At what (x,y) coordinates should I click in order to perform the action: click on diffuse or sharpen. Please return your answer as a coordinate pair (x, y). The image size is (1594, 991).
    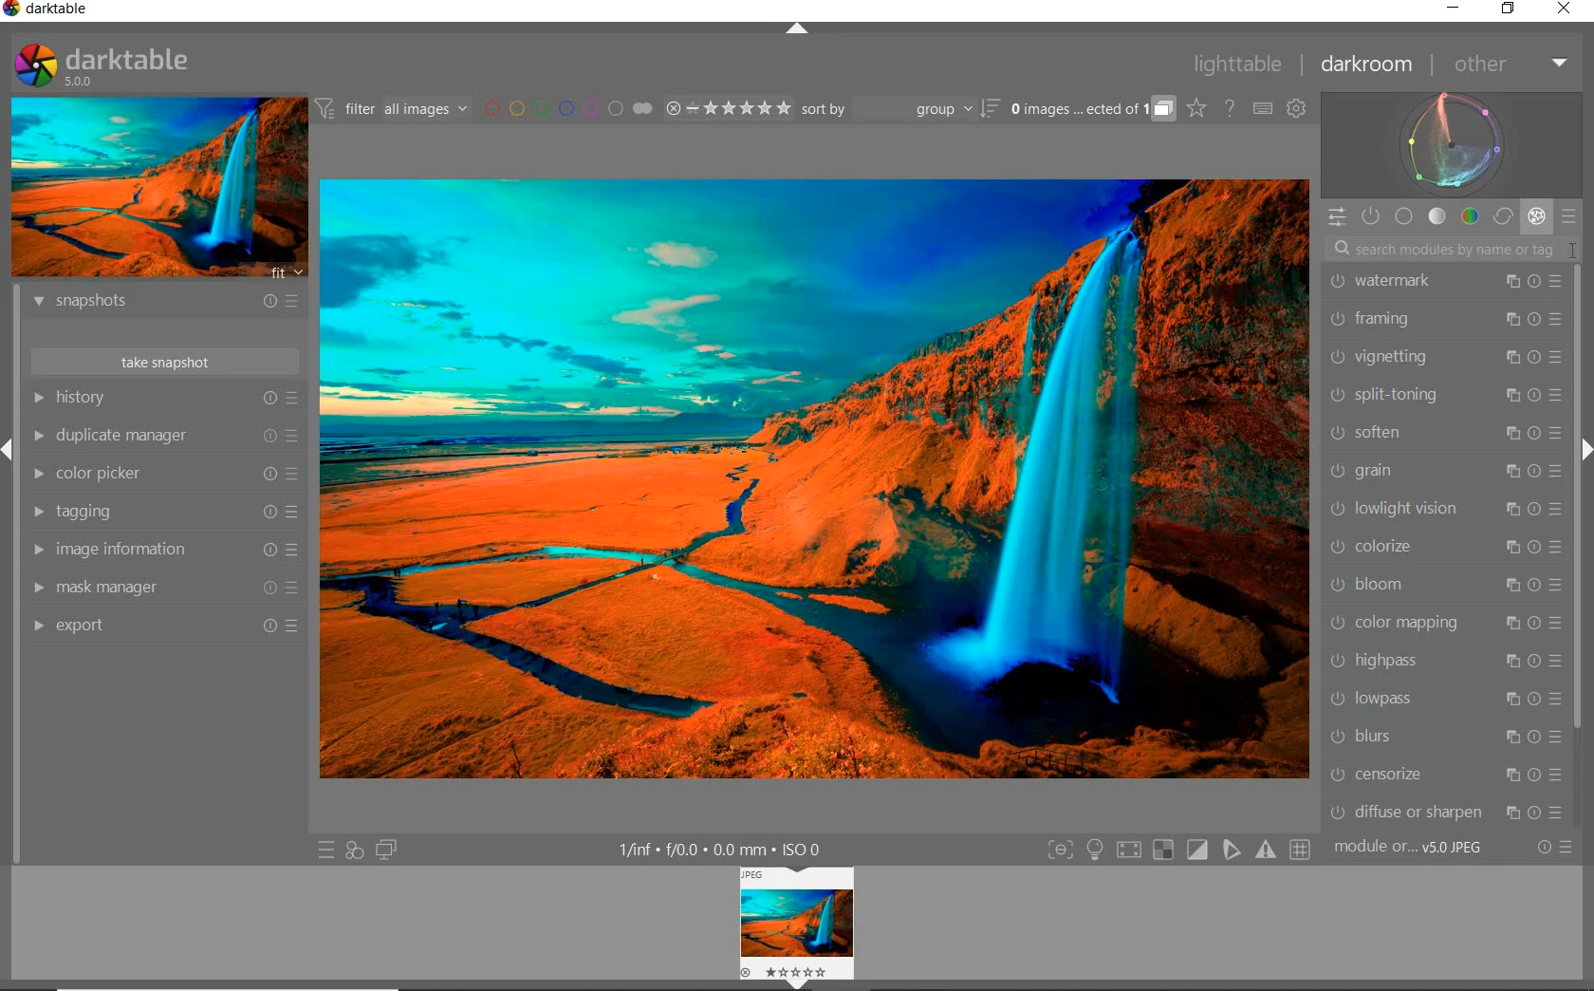
    Looking at the image, I should click on (1447, 812).